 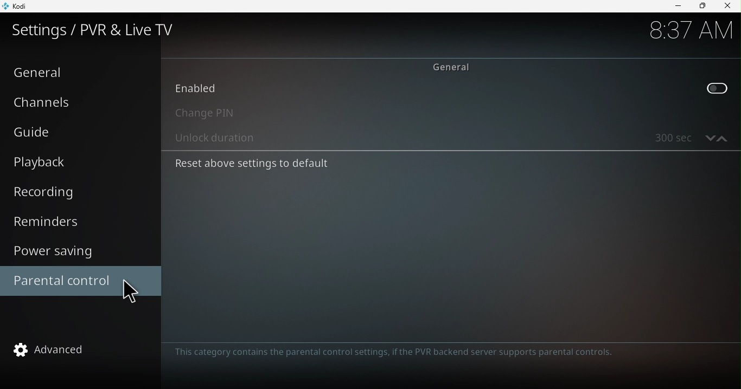 What do you see at coordinates (682, 33) in the screenshot?
I see `Time` at bounding box center [682, 33].